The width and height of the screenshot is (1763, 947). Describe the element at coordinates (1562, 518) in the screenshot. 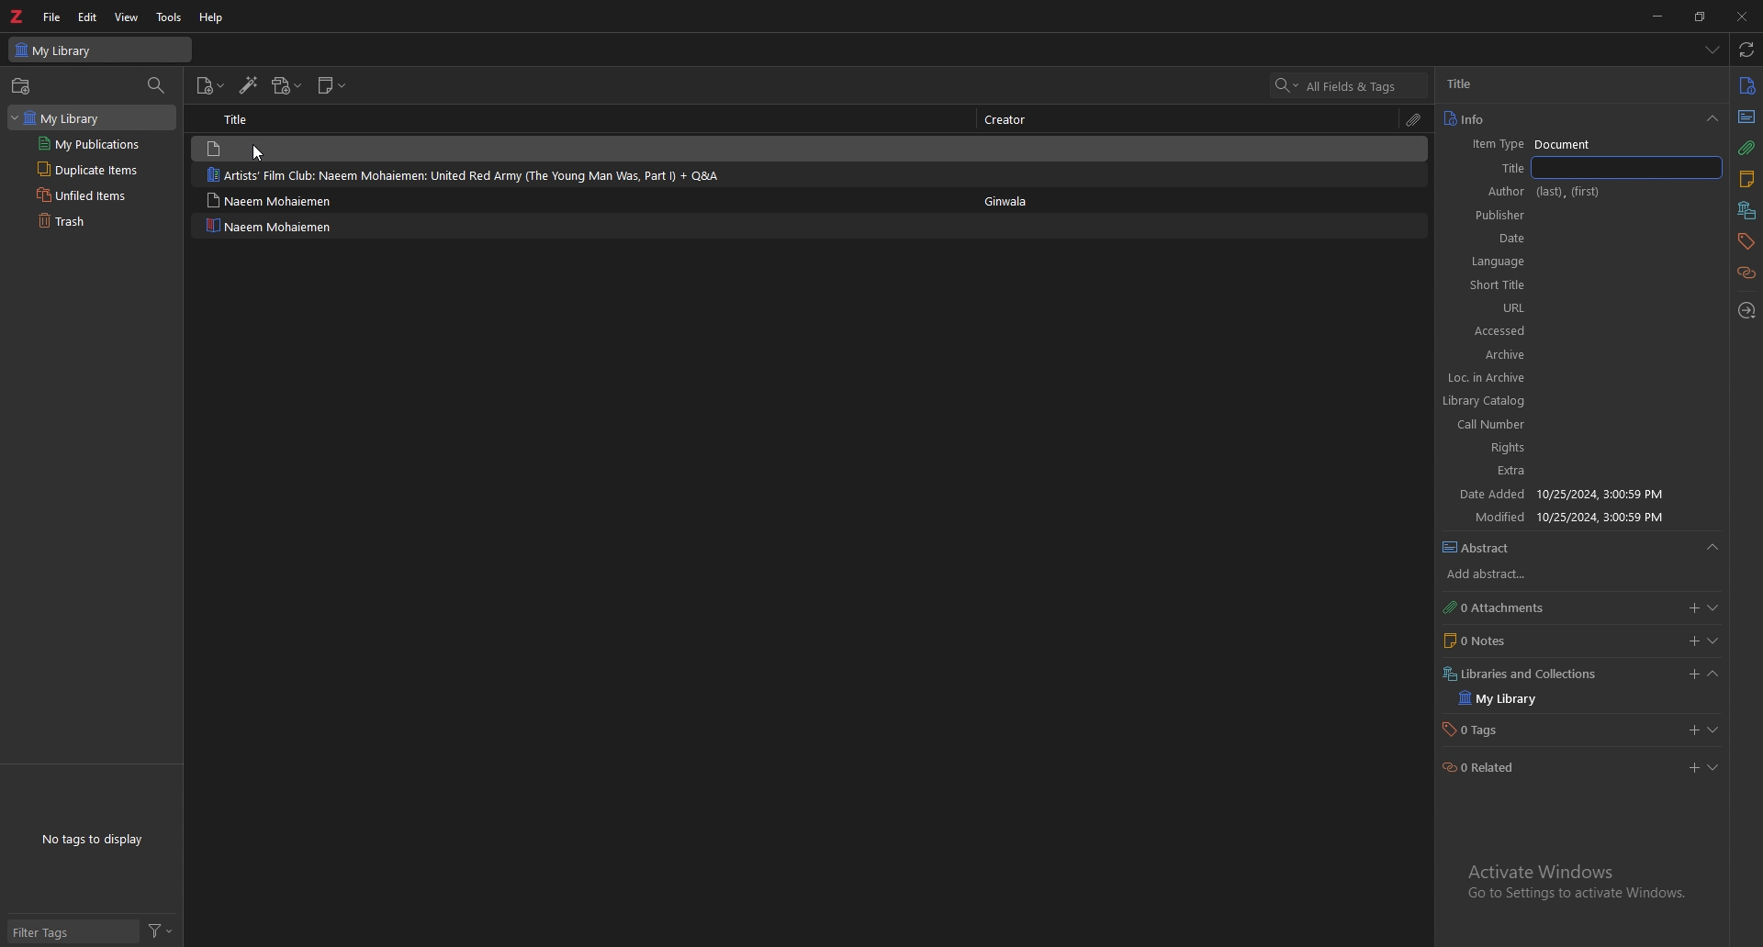

I see `accessed` at that location.